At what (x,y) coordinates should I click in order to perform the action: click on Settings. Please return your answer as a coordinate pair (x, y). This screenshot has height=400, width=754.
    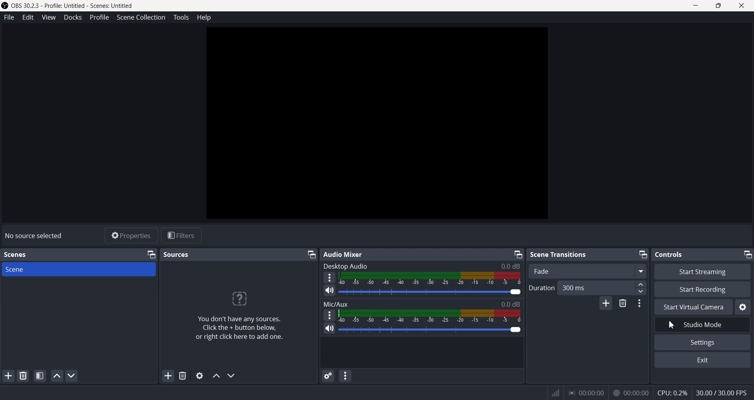
    Looking at the image, I should click on (199, 376).